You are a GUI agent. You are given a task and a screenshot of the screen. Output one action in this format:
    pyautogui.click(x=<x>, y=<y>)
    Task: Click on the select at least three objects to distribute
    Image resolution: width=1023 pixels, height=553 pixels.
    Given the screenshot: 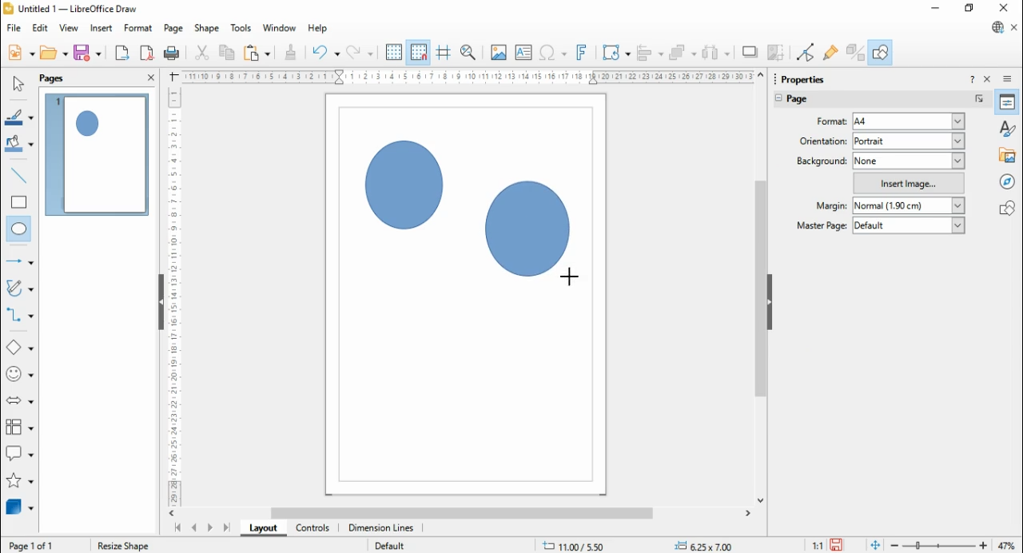 What is the action you would take?
    pyautogui.click(x=716, y=54)
    